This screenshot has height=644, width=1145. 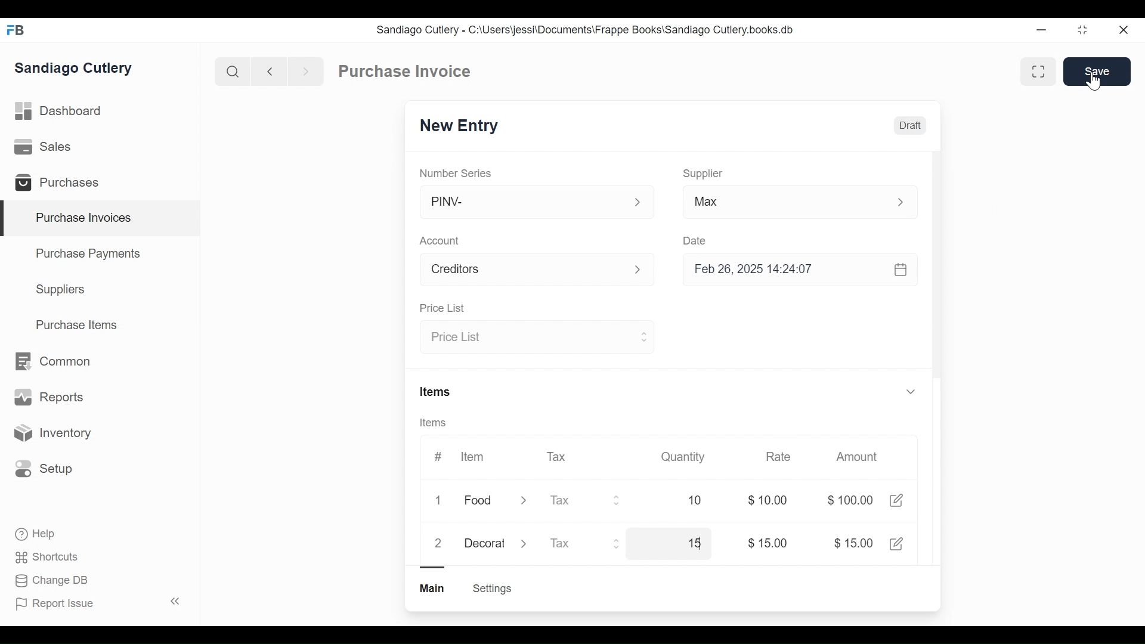 I want to click on Sandiago Cutlery - C:\Users\jessi\Documents\Frappe Books\Sandiago Cutlery.books.db, so click(x=586, y=30).